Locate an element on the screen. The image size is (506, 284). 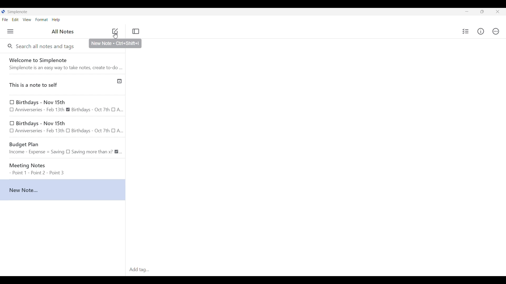
Description of selected icon is located at coordinates (115, 43).